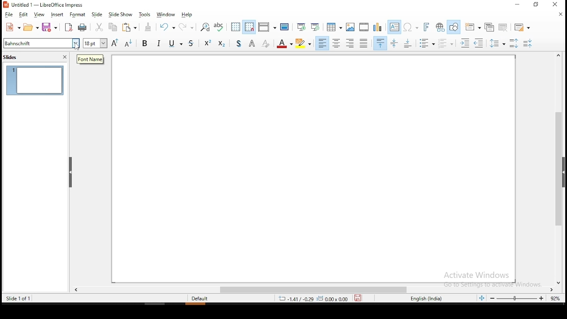 The height and width of the screenshot is (319, 567). What do you see at coordinates (286, 44) in the screenshot?
I see `font color` at bounding box center [286, 44].